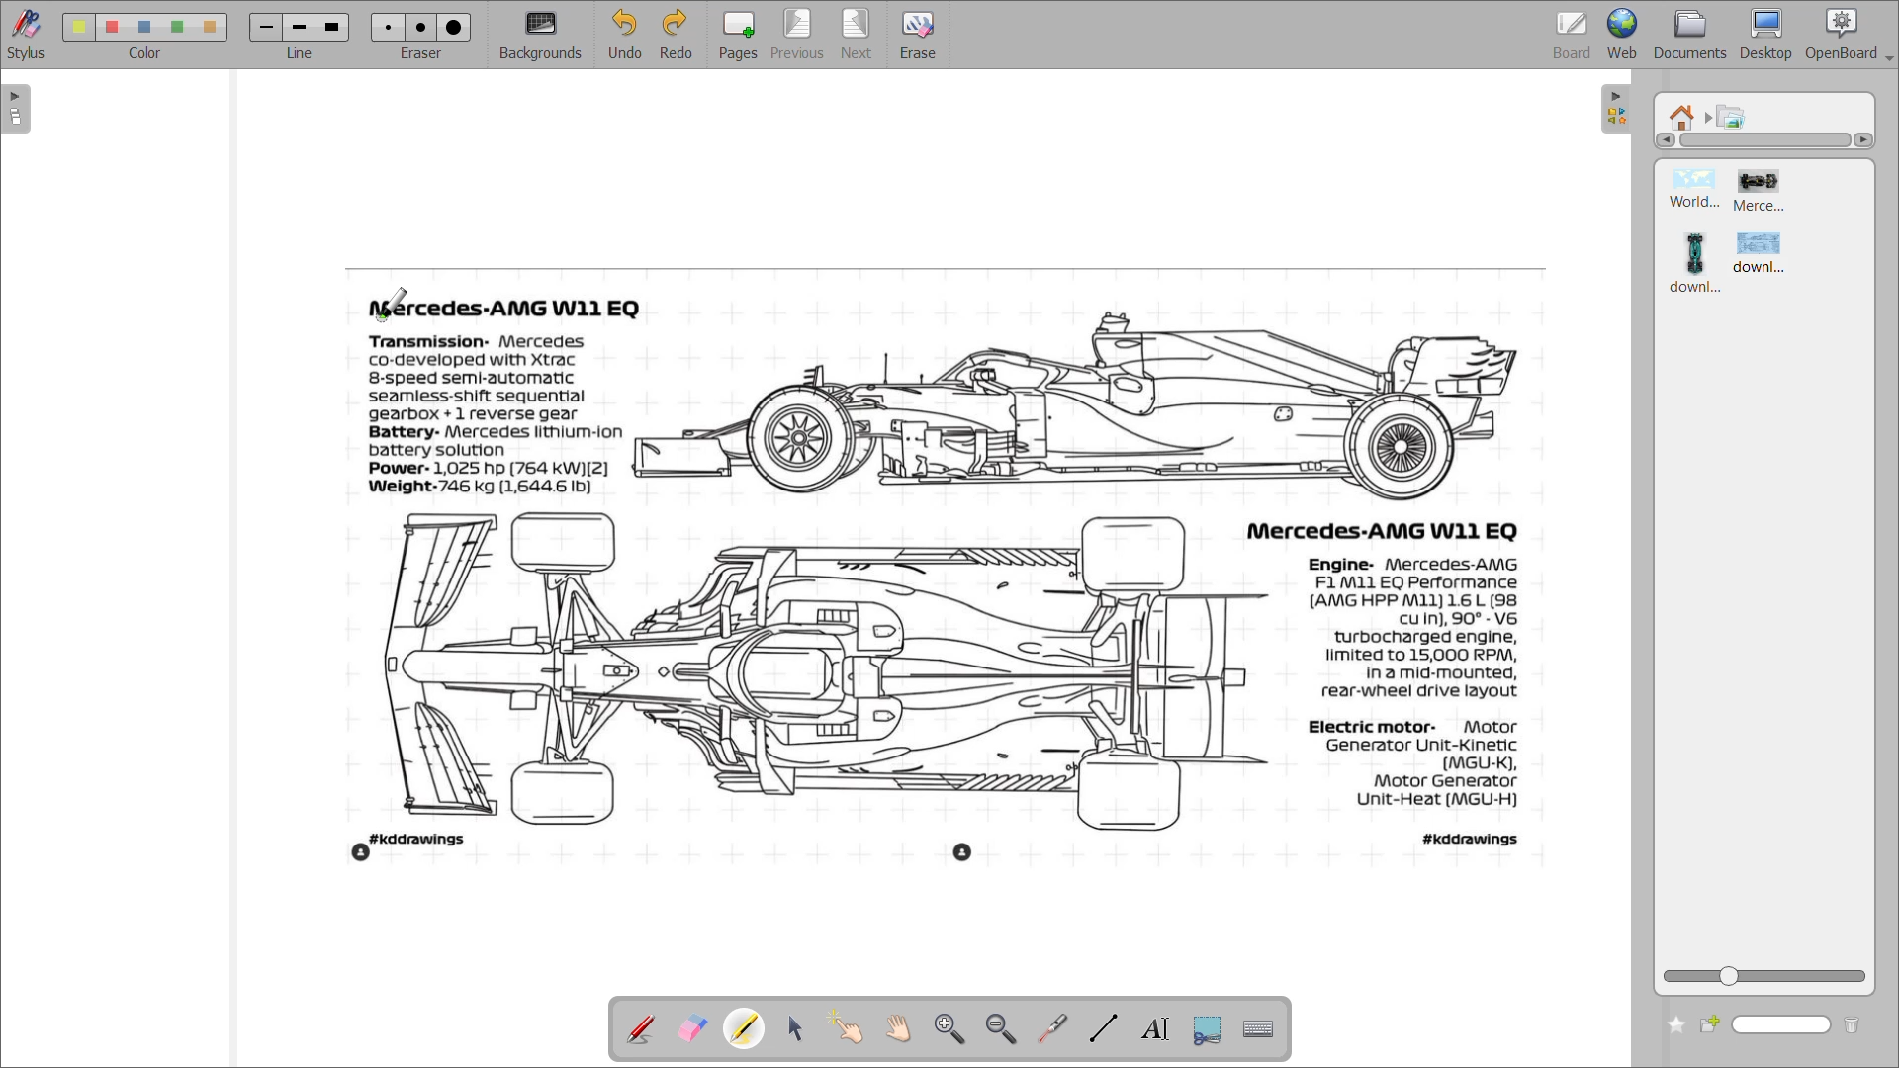  Describe the element at coordinates (178, 29) in the screenshot. I see `color 4` at that location.